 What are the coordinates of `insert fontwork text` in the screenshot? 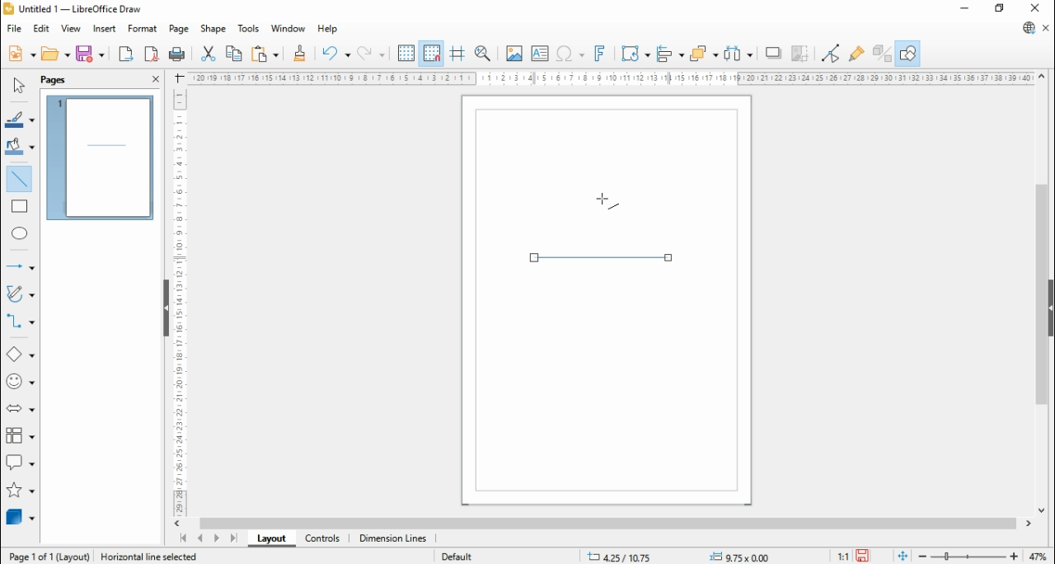 It's located at (601, 54).